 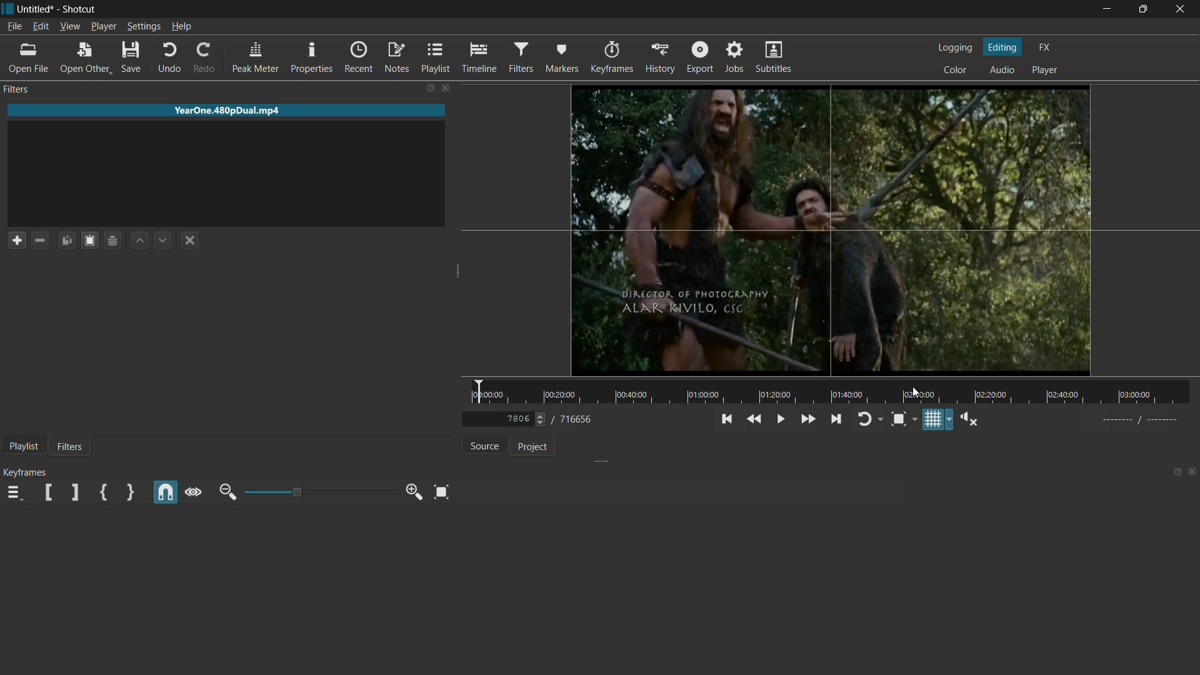 I want to click on color, so click(x=955, y=71).